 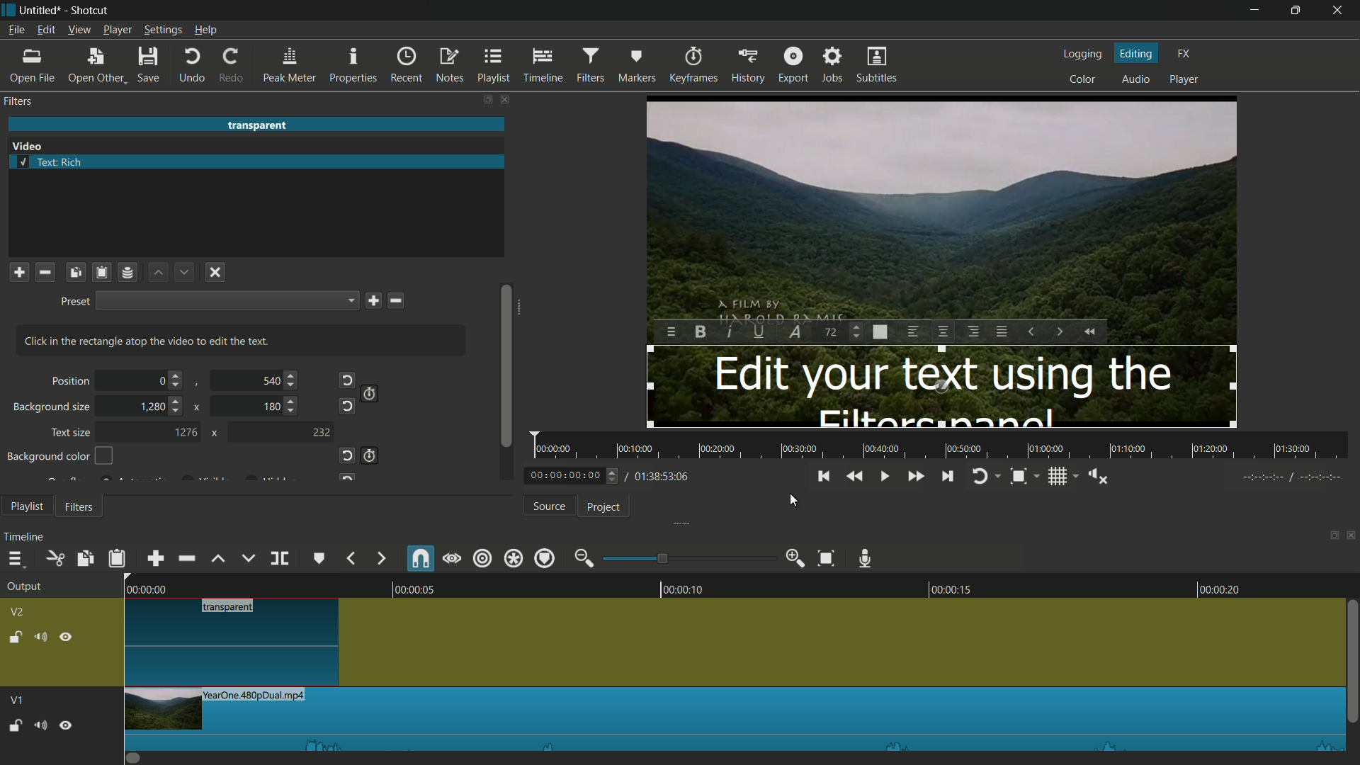 What do you see at coordinates (148, 66) in the screenshot?
I see `save` at bounding box center [148, 66].